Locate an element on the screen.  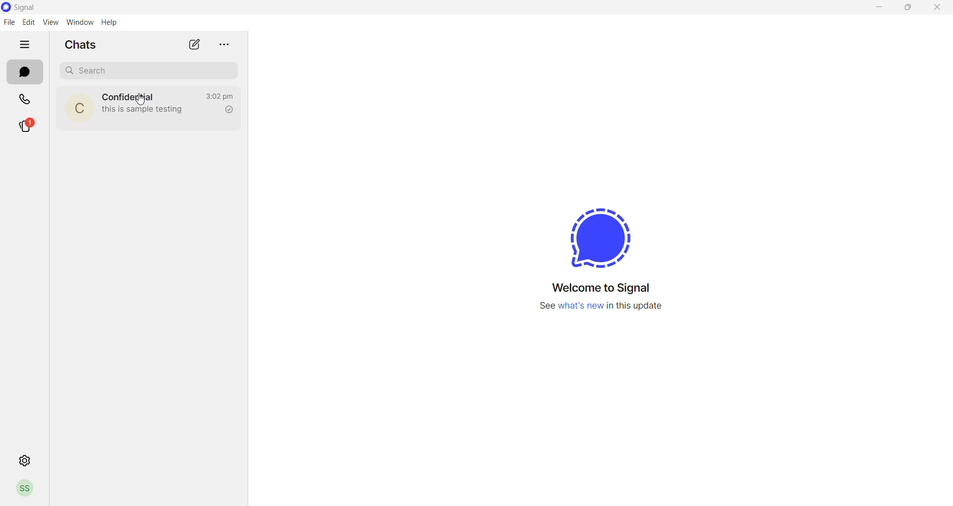
new message is located at coordinates (196, 45).